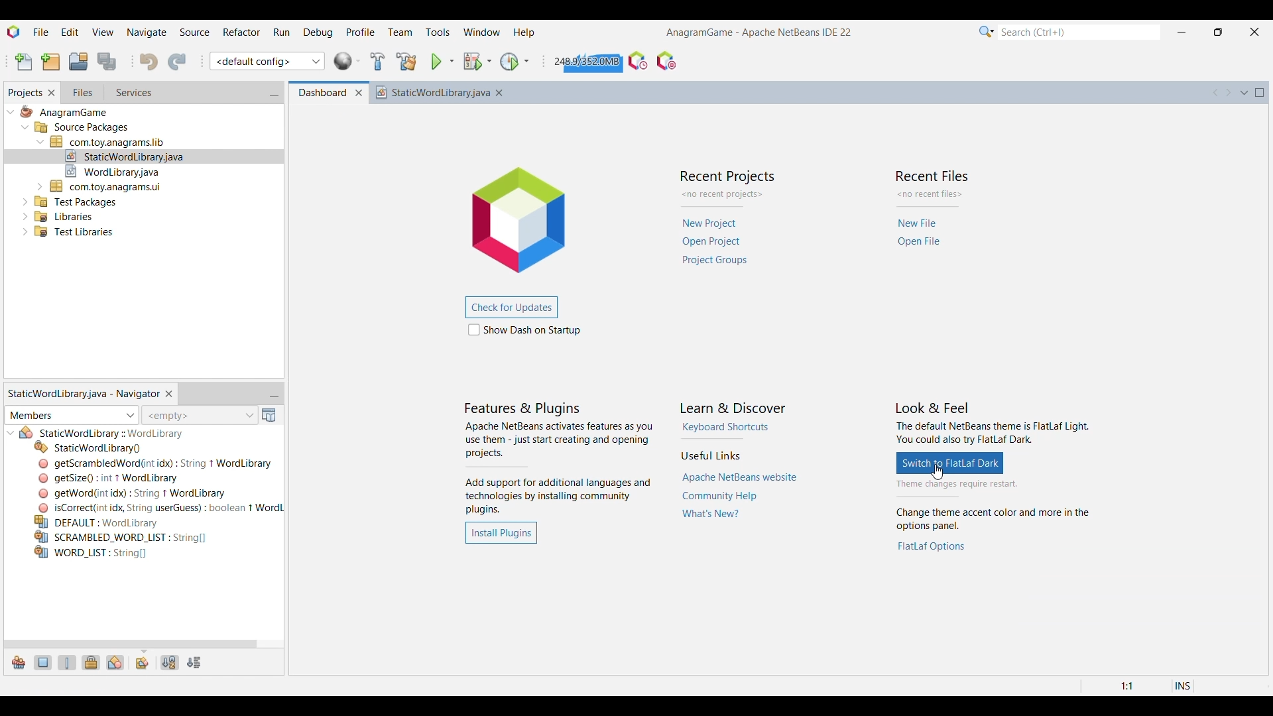 This screenshot has height=716, width=1273. I want to click on Close current selection, so click(168, 394).